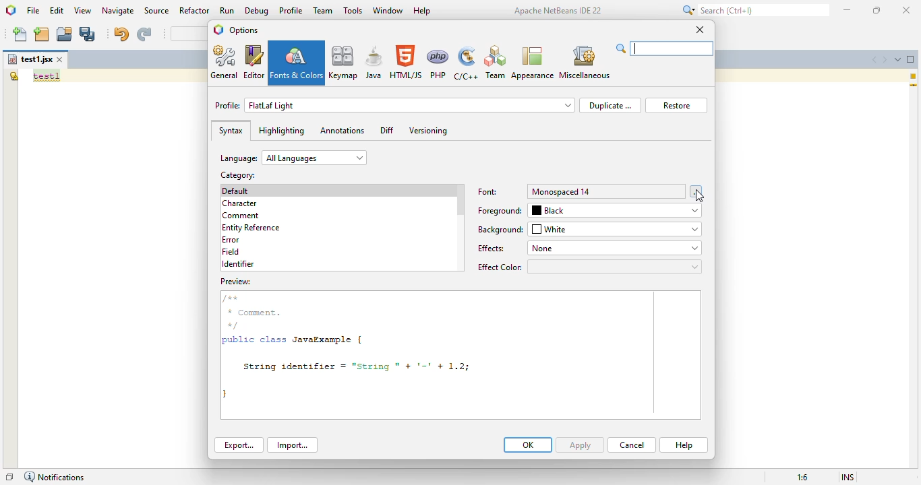  I want to click on entity reference, so click(254, 227).